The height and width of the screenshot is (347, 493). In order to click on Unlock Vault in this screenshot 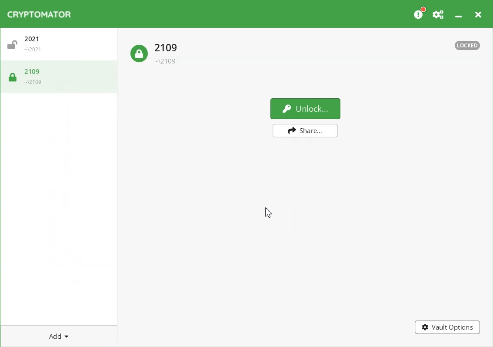, I will do `click(61, 46)`.